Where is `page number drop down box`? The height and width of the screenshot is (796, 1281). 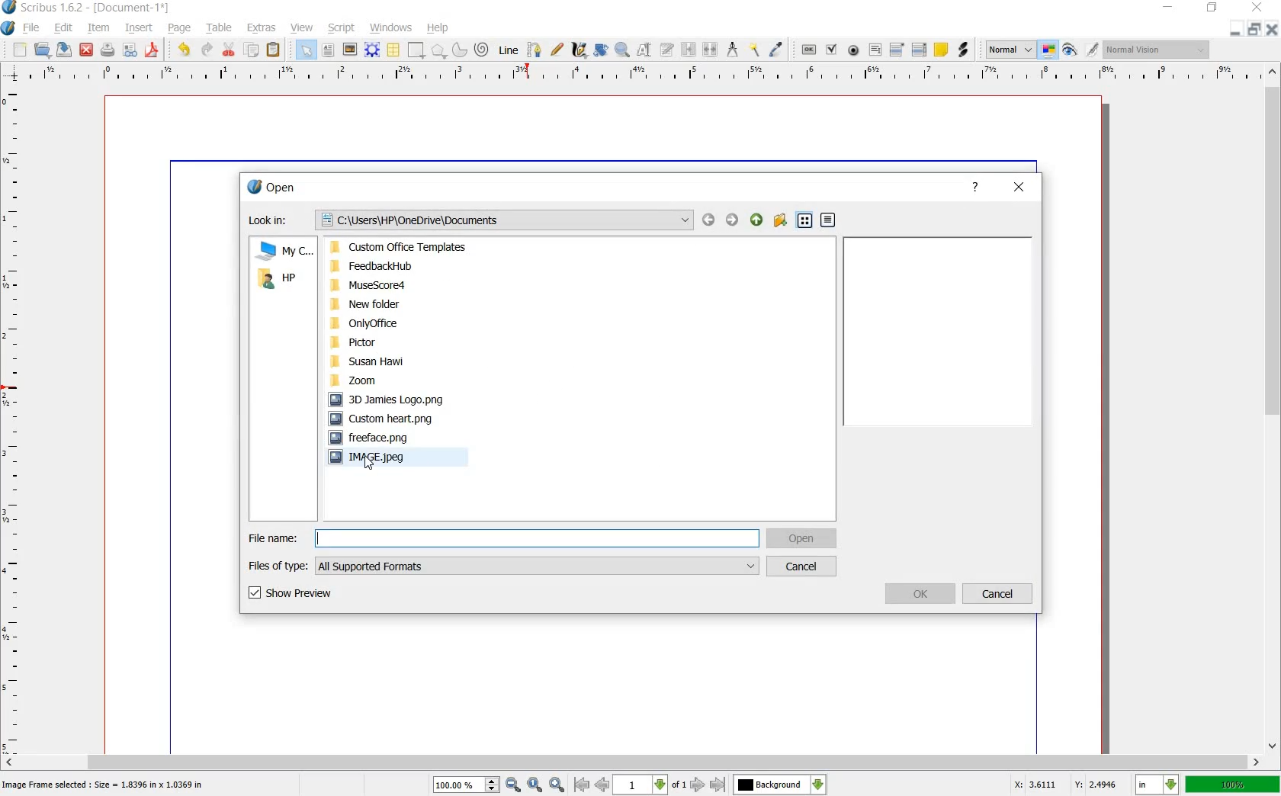 page number drop down box is located at coordinates (649, 783).